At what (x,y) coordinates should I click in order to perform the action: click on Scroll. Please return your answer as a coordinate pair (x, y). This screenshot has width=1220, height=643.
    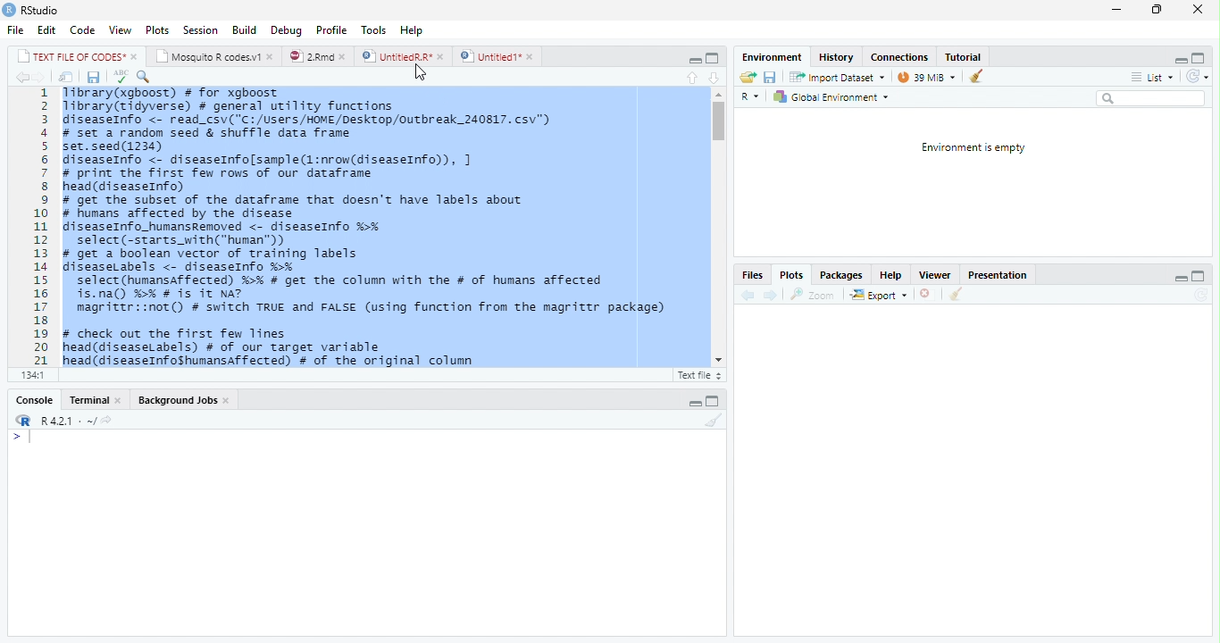
    Looking at the image, I should click on (718, 227).